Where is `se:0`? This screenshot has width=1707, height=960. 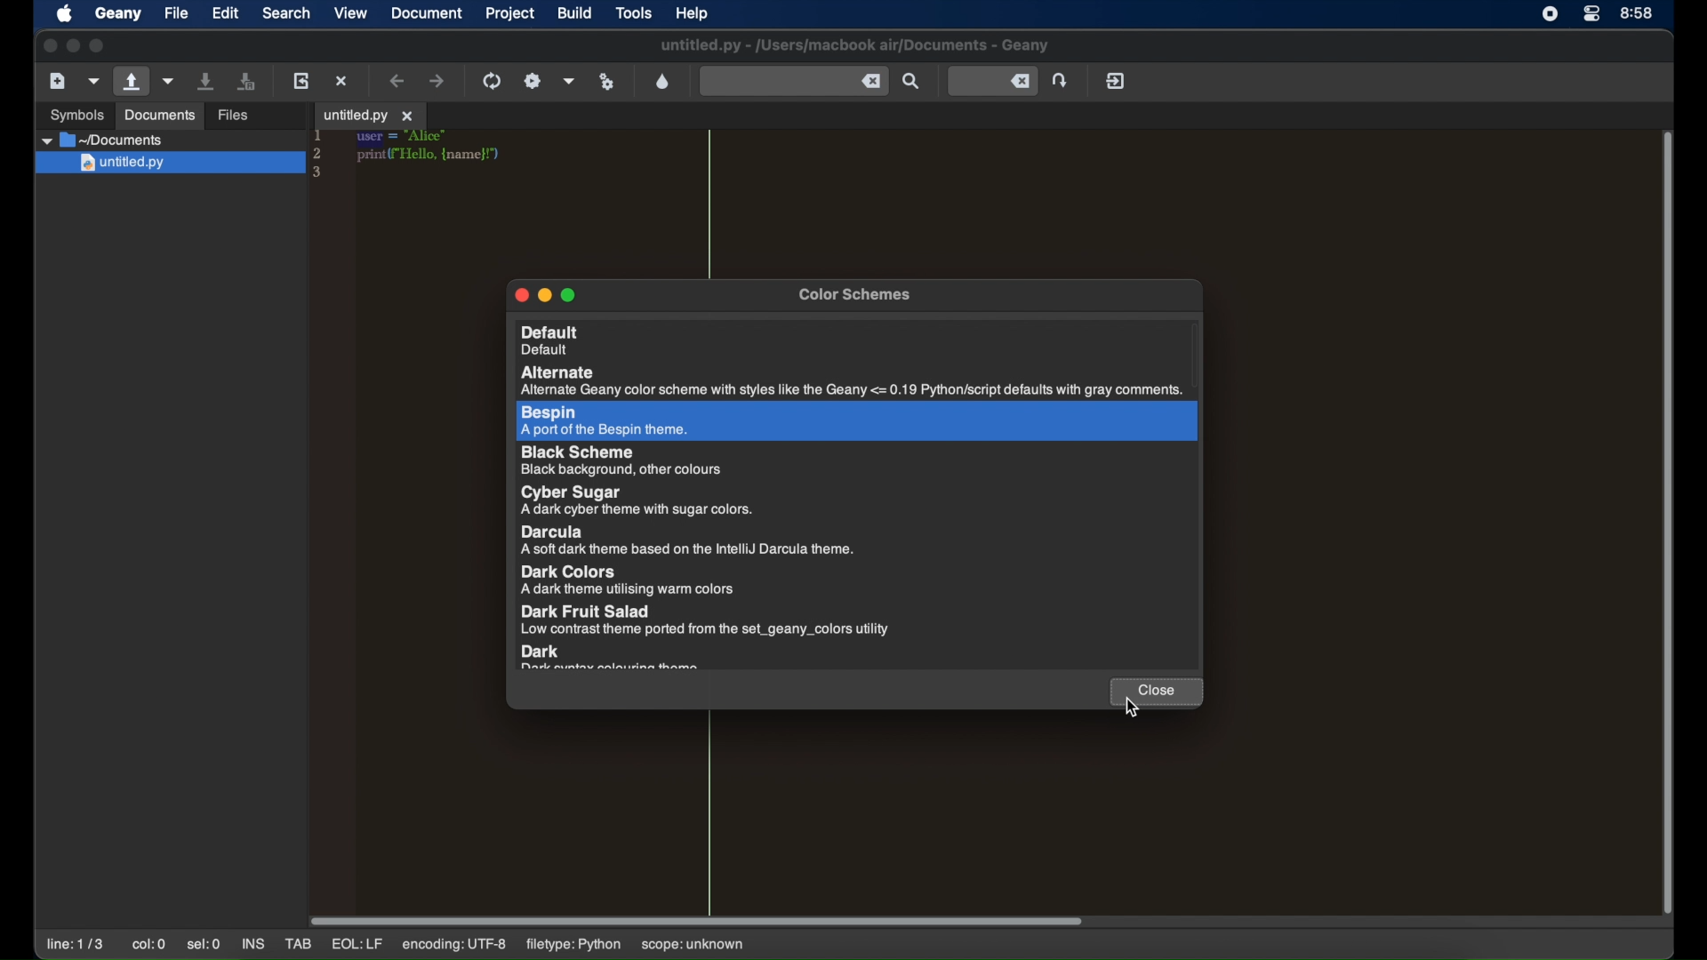 se:0 is located at coordinates (204, 943).